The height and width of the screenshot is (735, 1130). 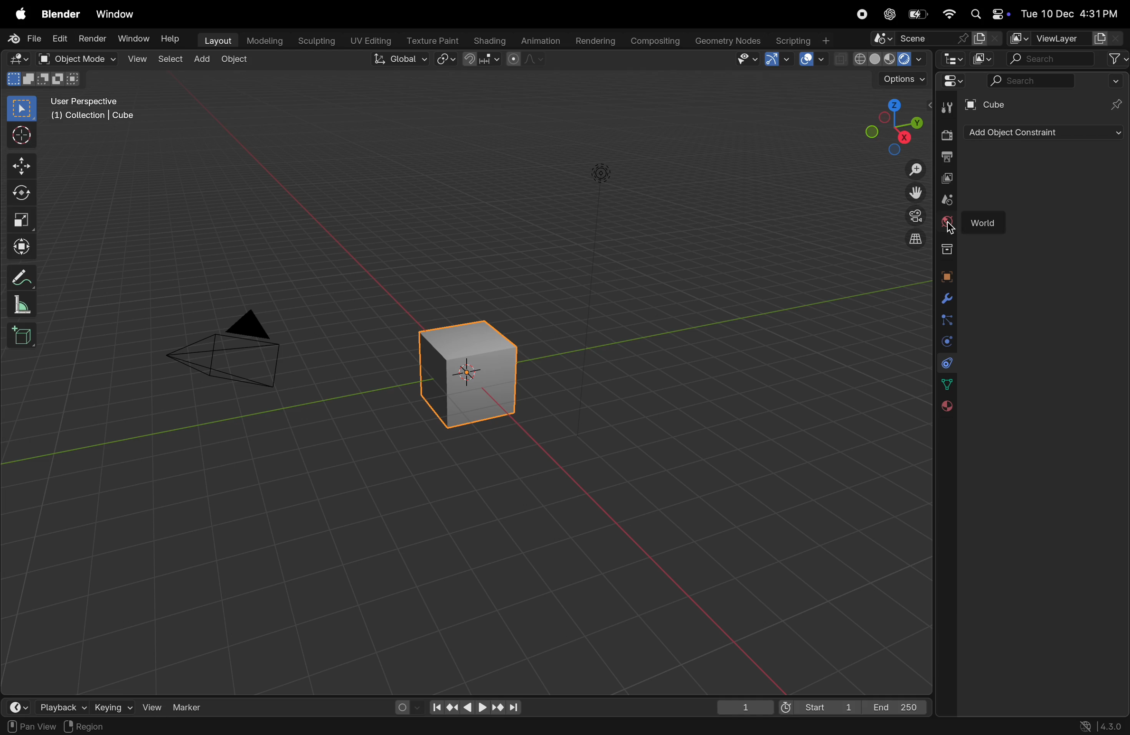 What do you see at coordinates (1117, 105) in the screenshot?
I see `pin` at bounding box center [1117, 105].